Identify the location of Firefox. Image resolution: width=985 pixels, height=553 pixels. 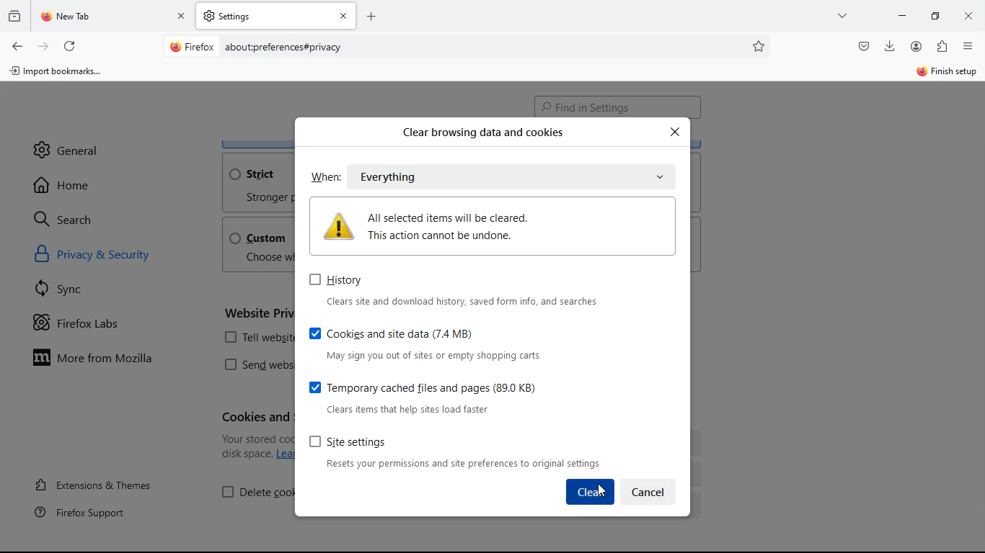
(193, 46).